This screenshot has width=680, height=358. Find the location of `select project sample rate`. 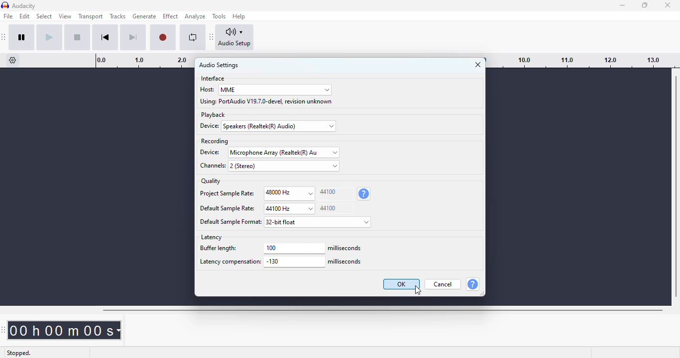

select project sample rate is located at coordinates (289, 193).